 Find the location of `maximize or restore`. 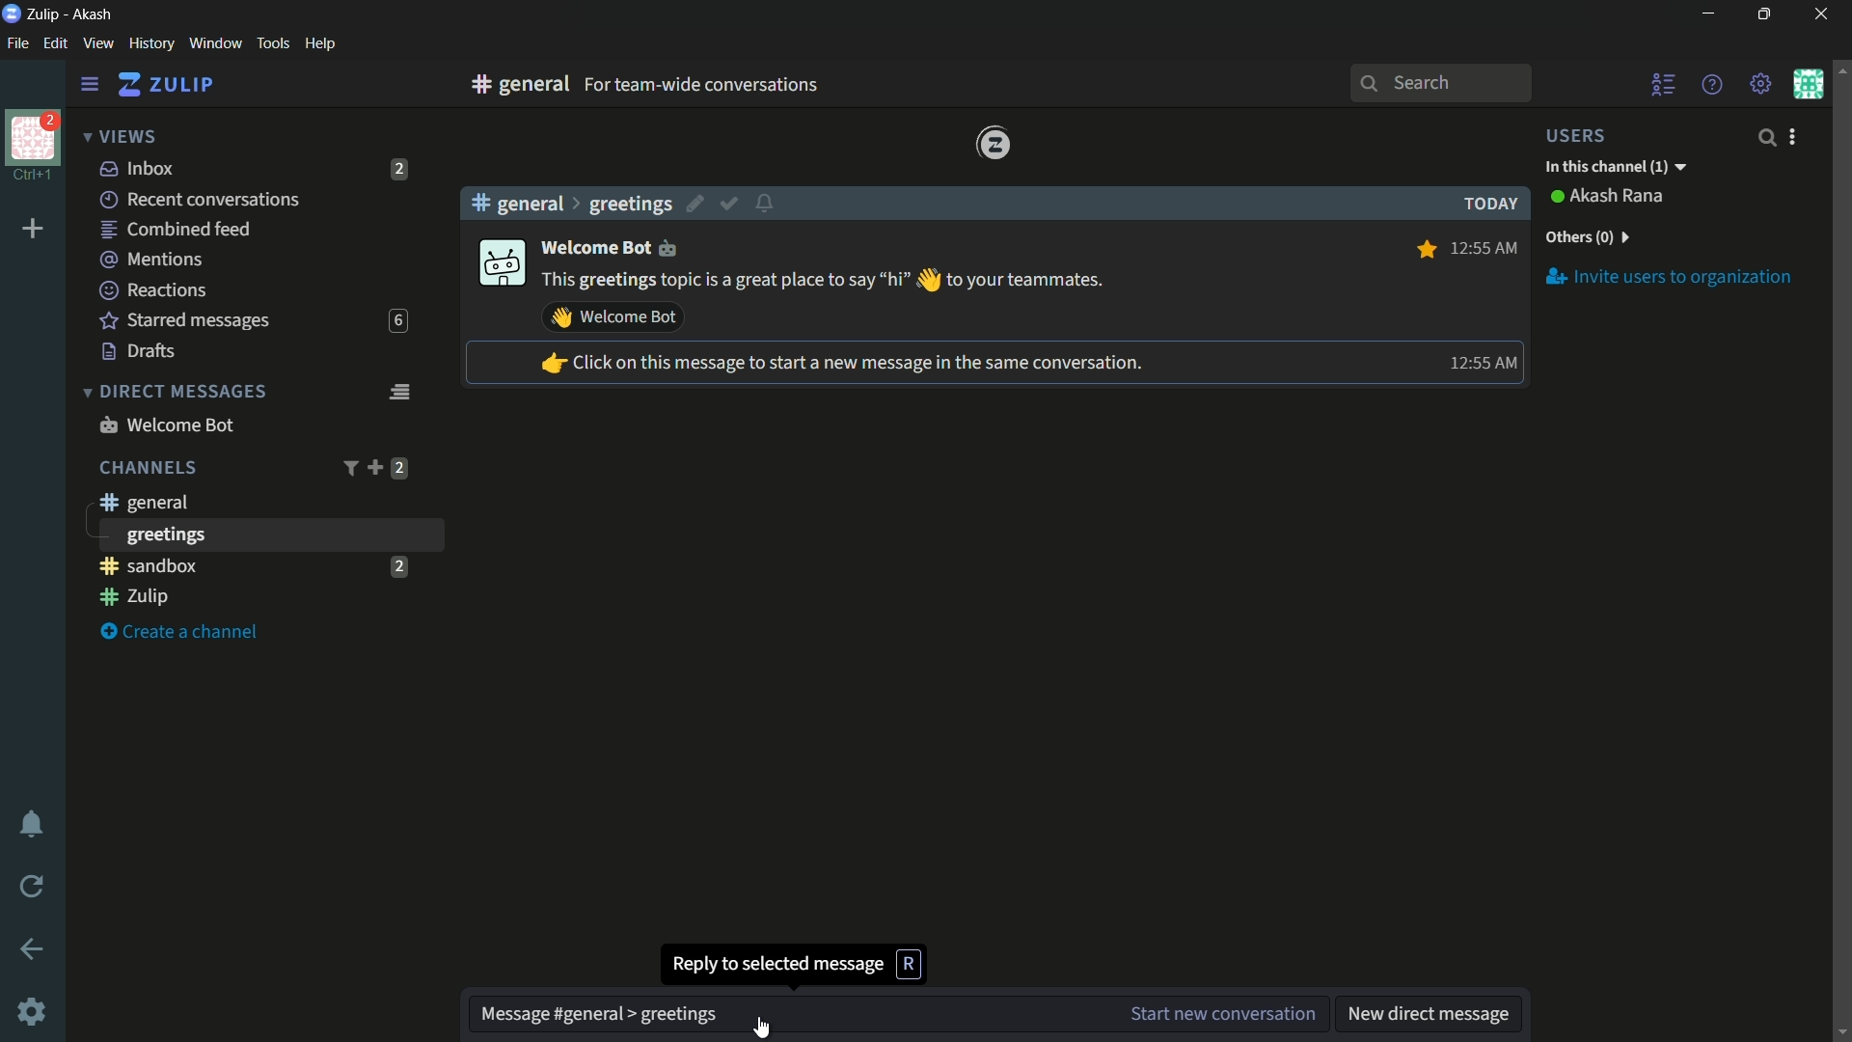

maximize or restore is located at coordinates (1767, 14).